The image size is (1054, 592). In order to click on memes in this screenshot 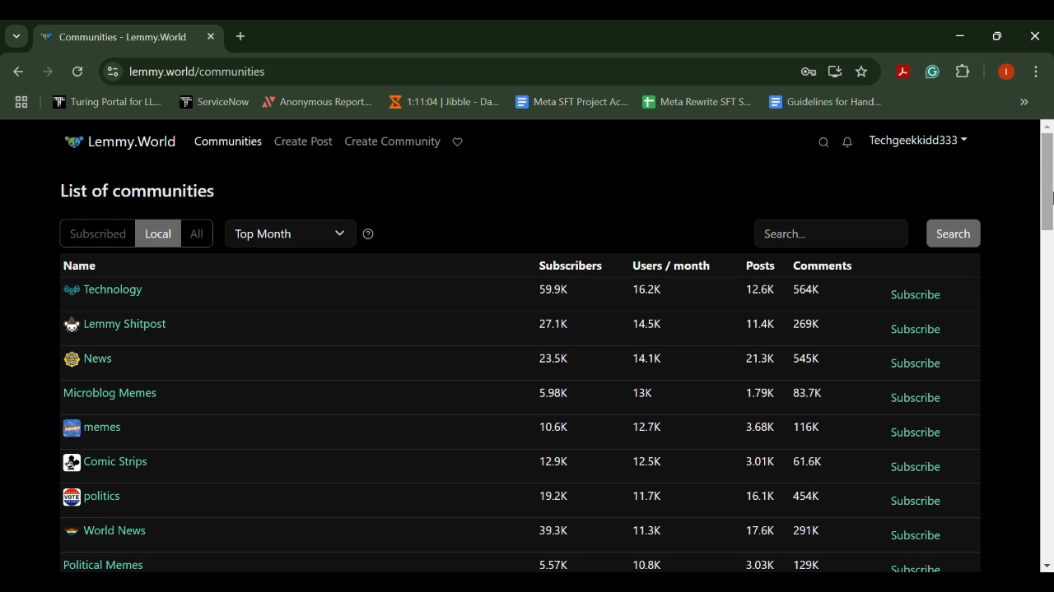, I will do `click(94, 428)`.